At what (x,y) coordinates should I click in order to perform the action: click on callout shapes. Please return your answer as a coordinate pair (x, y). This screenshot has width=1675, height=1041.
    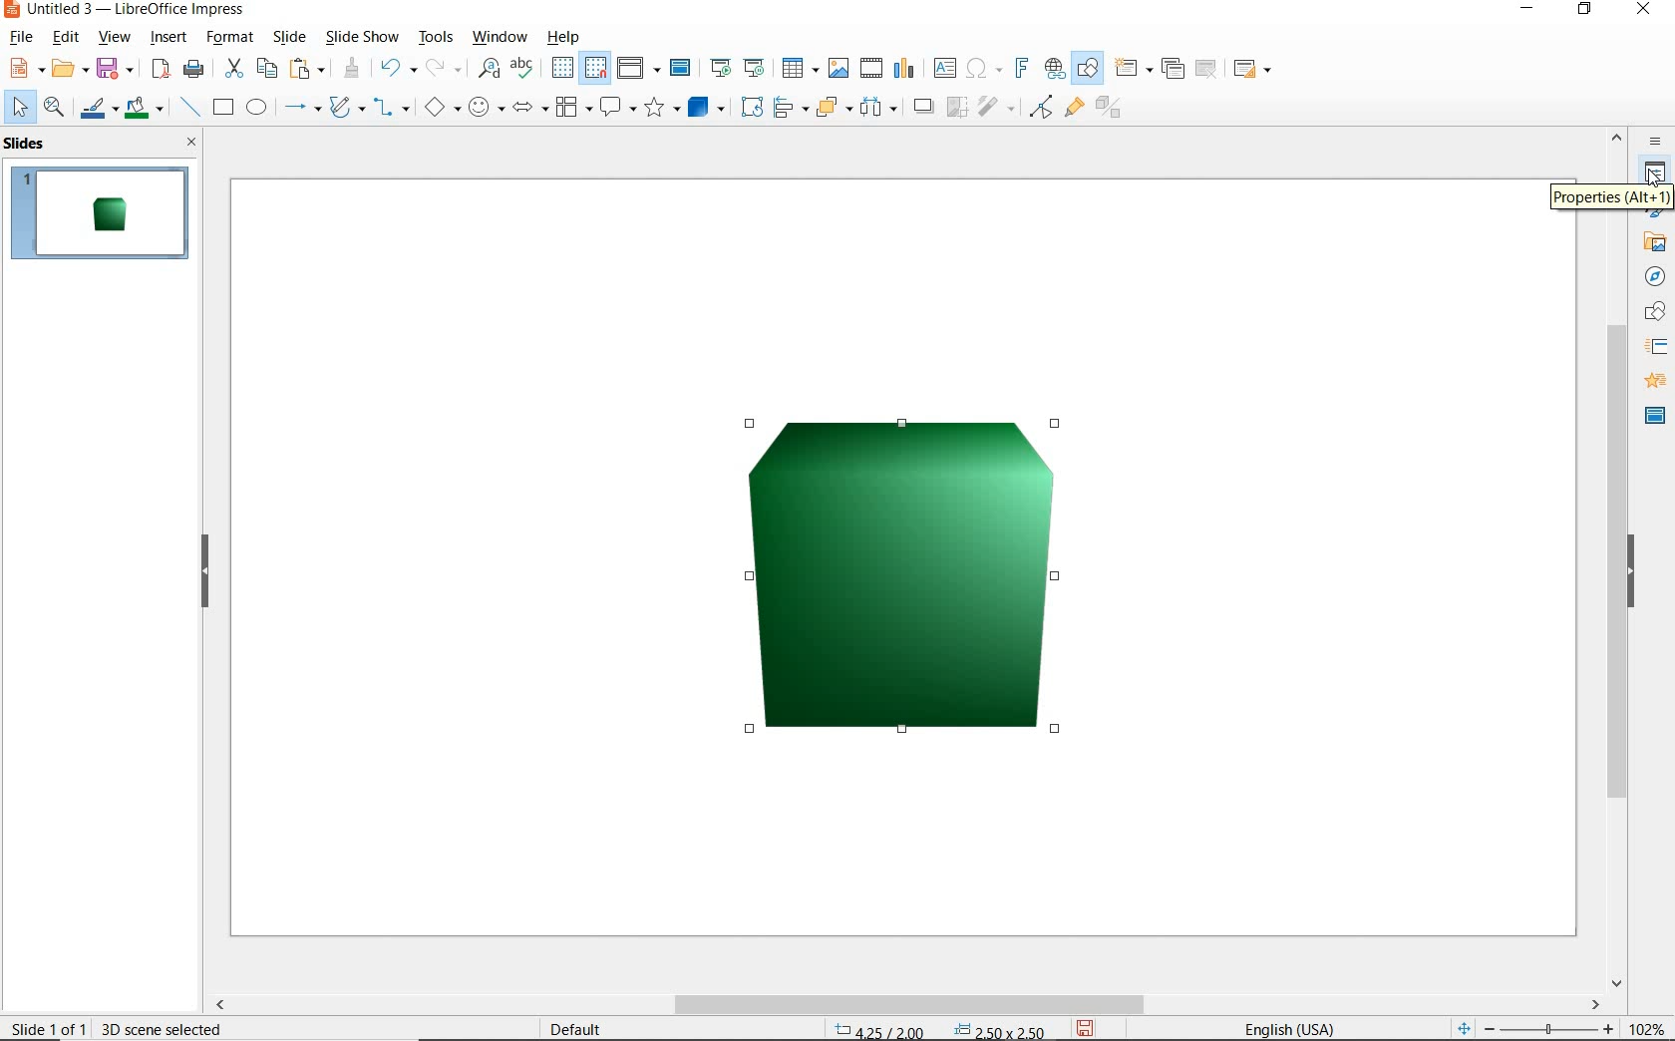
    Looking at the image, I should click on (619, 108).